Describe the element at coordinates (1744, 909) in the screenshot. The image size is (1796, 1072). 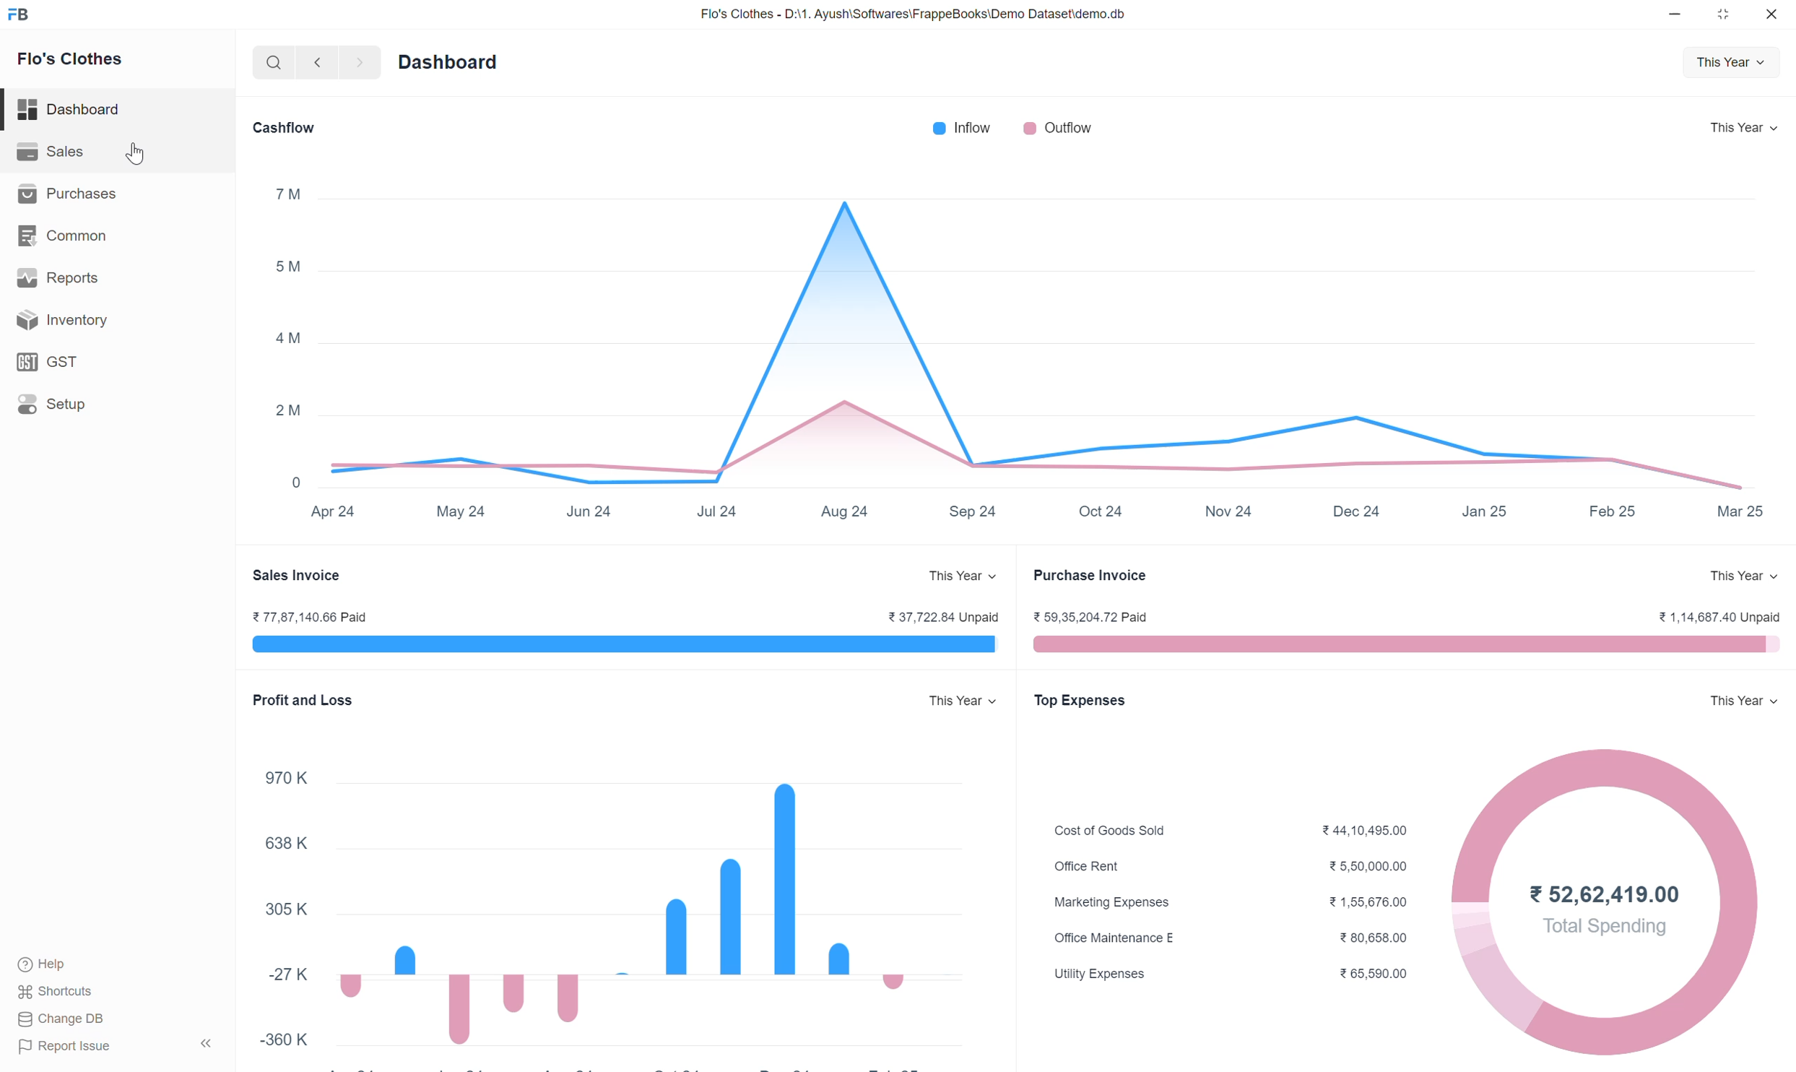
I see `donut chart` at that location.